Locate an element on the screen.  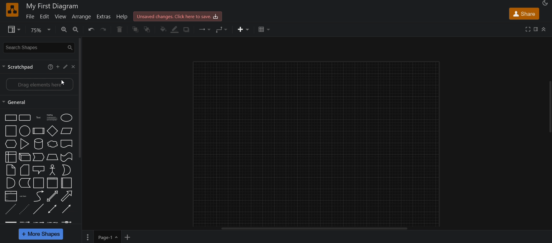
appearance is located at coordinates (546, 4).